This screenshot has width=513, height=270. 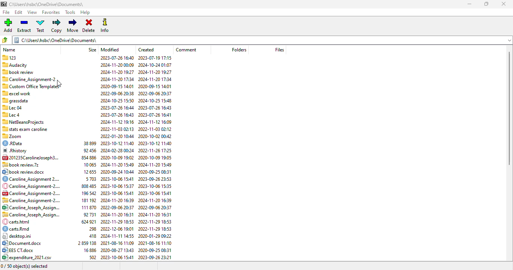 I want to click on favorites, so click(x=51, y=12).